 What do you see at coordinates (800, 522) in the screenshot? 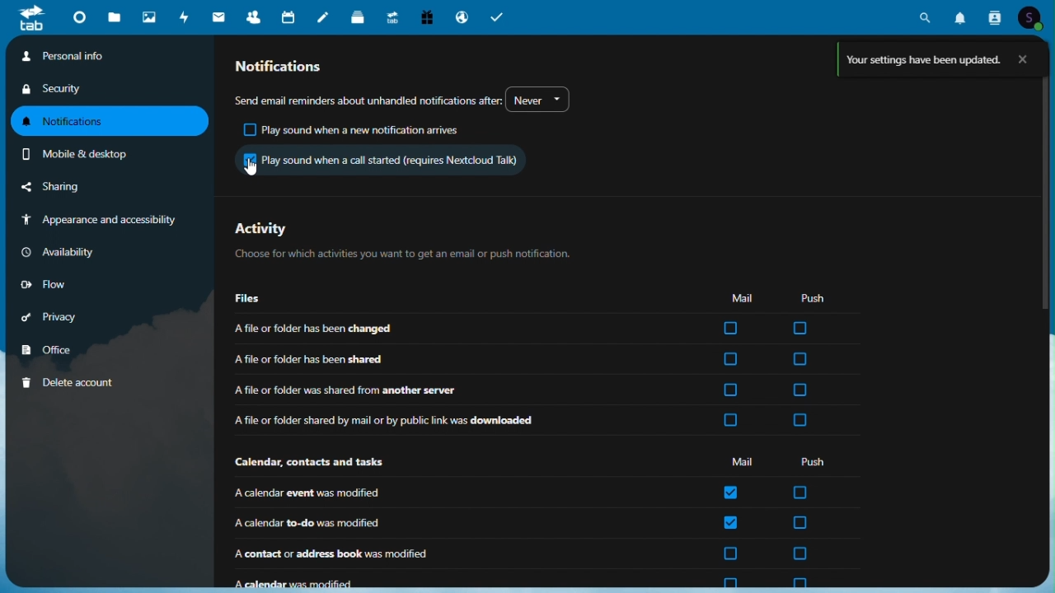
I see `check box` at bounding box center [800, 522].